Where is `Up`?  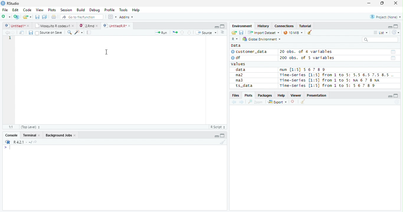 Up is located at coordinates (182, 33).